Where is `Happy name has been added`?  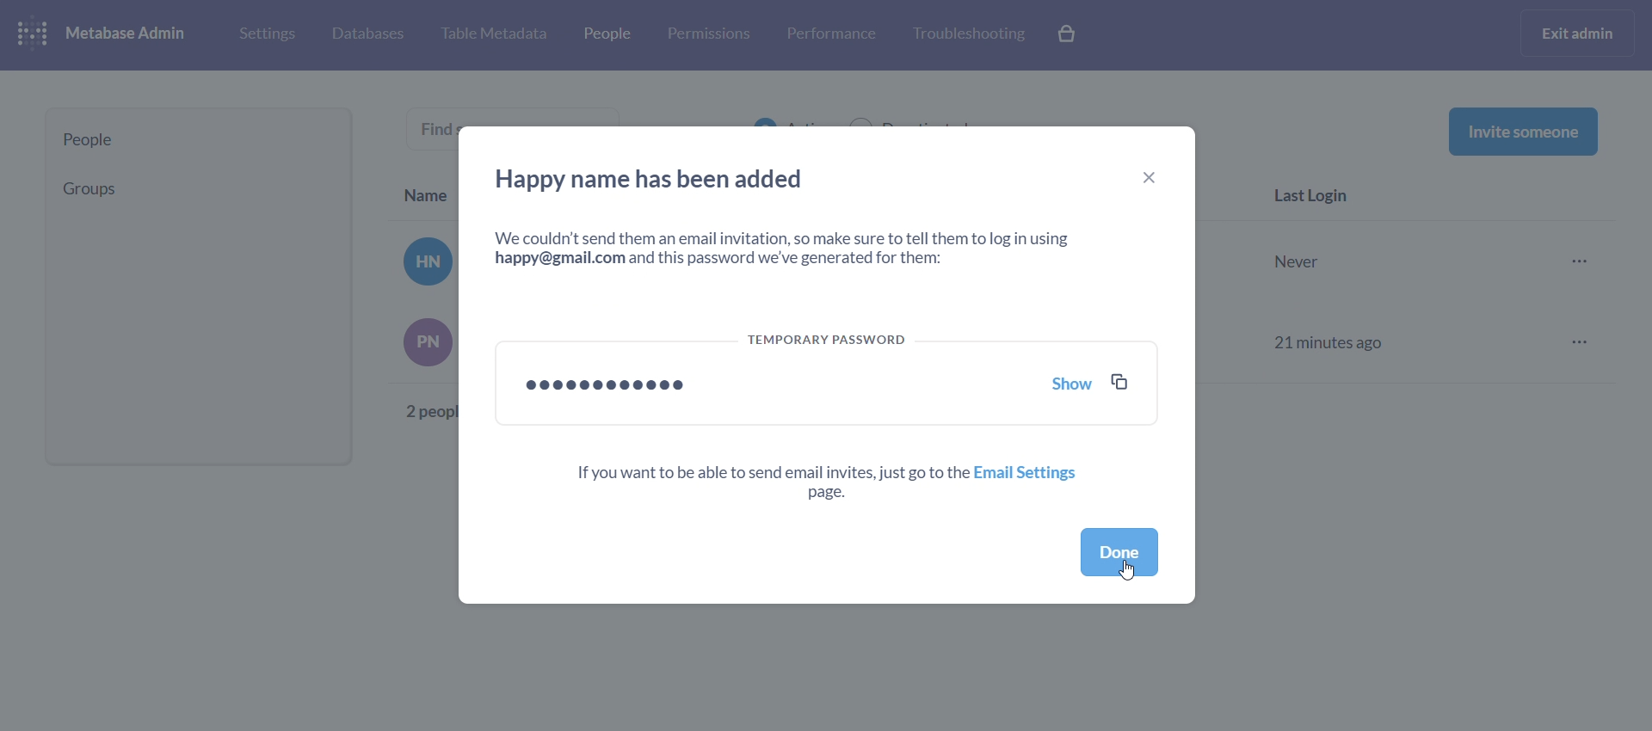 Happy name has been added is located at coordinates (656, 178).